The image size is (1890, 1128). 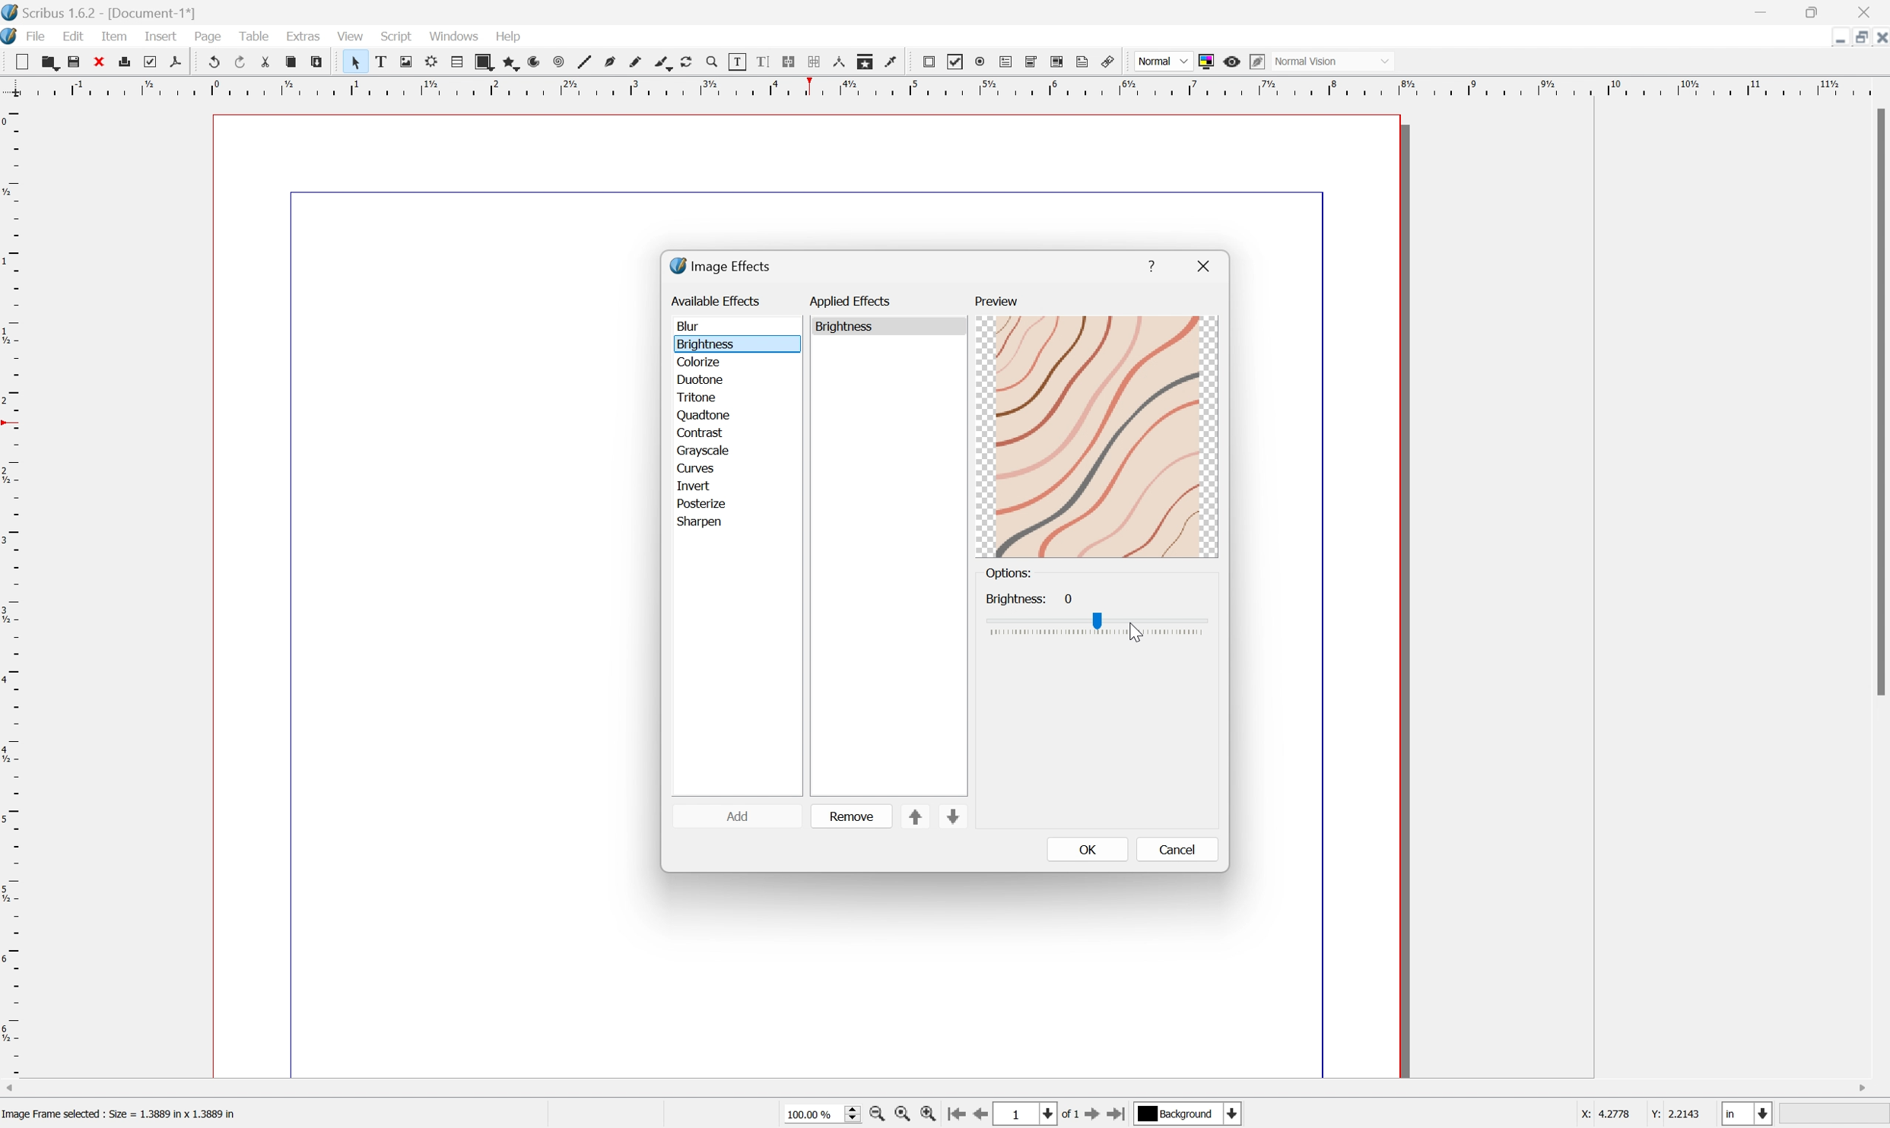 What do you see at coordinates (843, 62) in the screenshot?
I see `Measurements` at bounding box center [843, 62].